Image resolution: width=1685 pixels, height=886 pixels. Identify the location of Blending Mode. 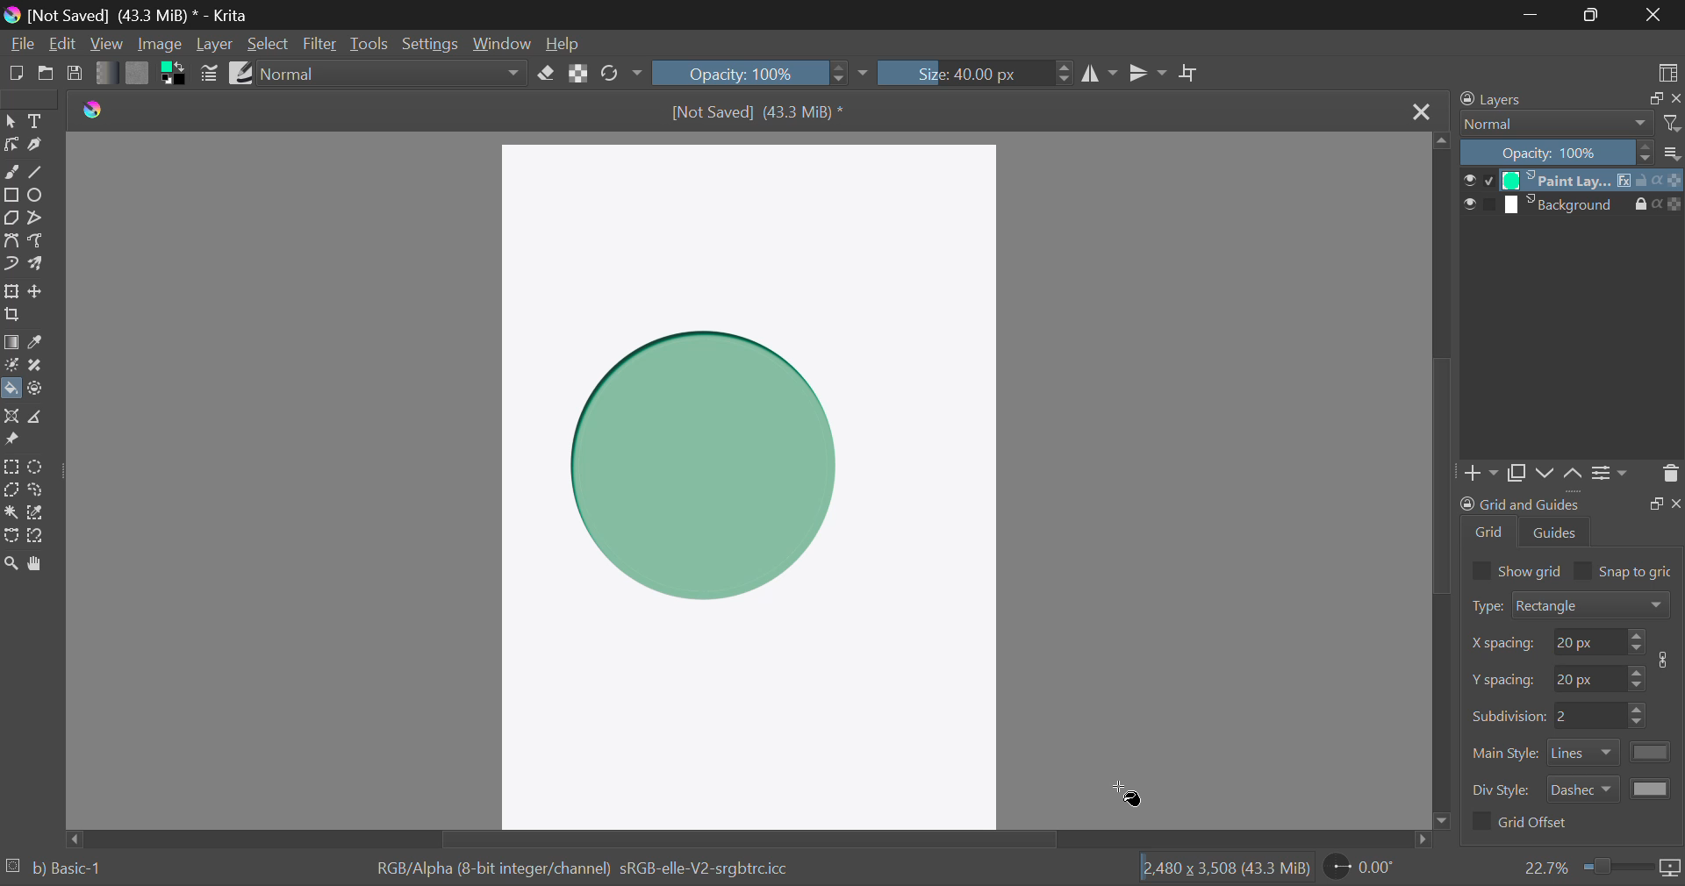
(393, 74).